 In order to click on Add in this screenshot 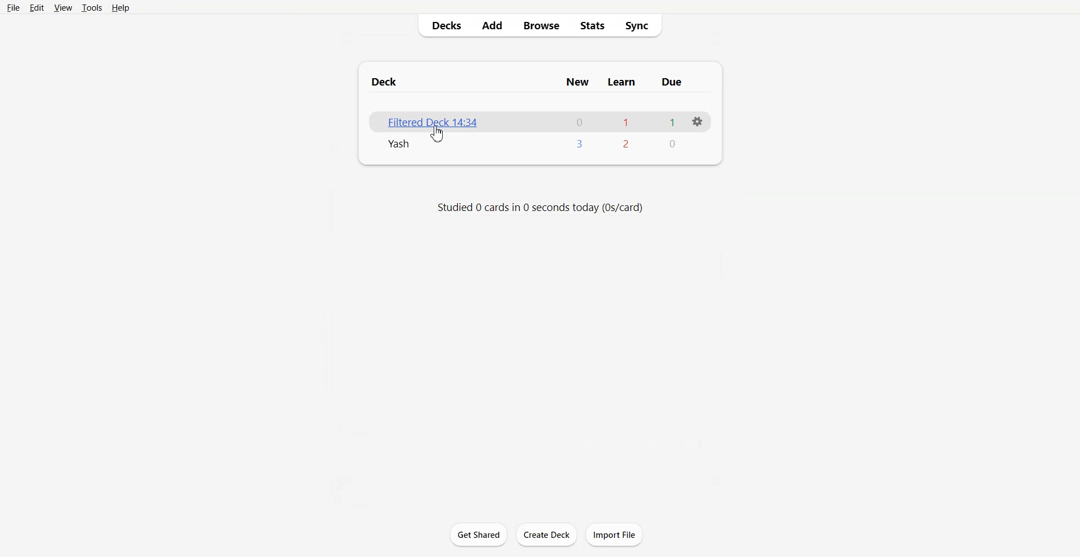, I will do `click(492, 26)`.